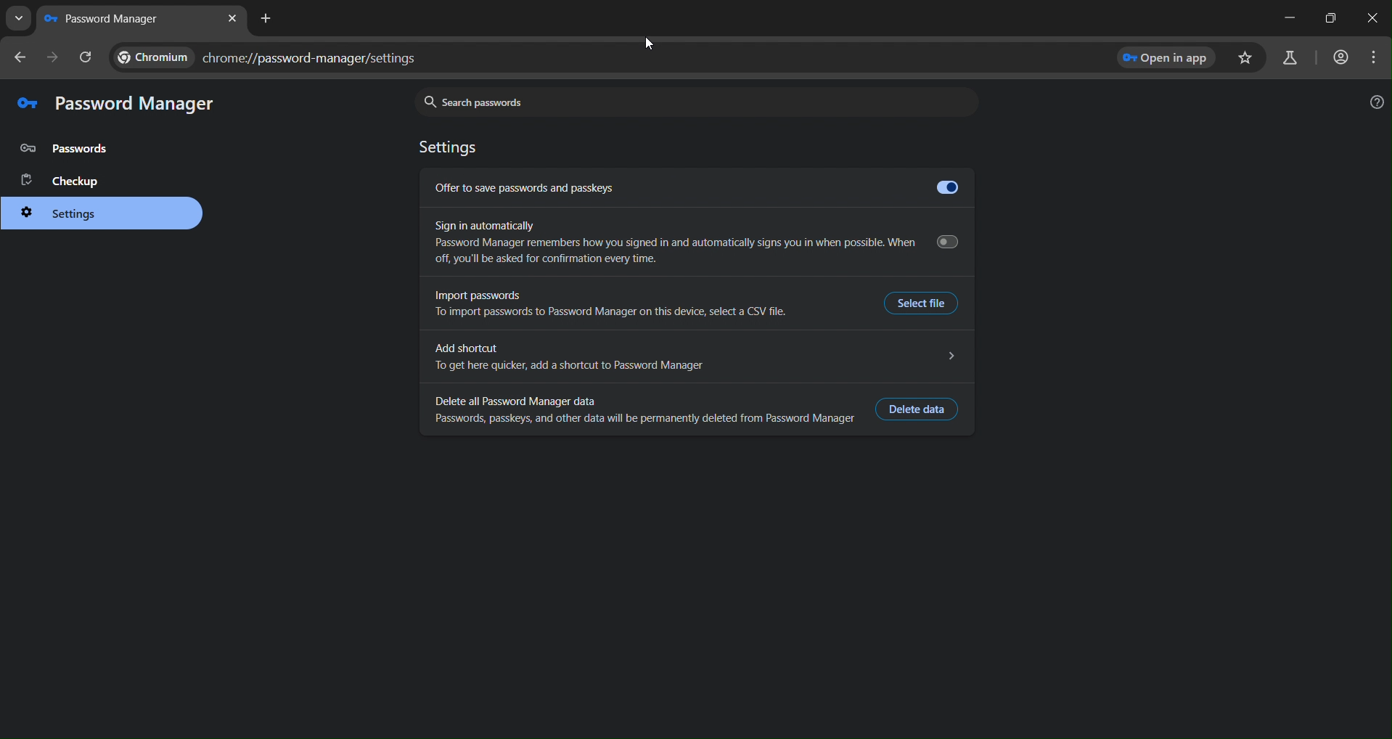 This screenshot has width=1392, height=739. What do you see at coordinates (137, 105) in the screenshot?
I see `password manager` at bounding box center [137, 105].